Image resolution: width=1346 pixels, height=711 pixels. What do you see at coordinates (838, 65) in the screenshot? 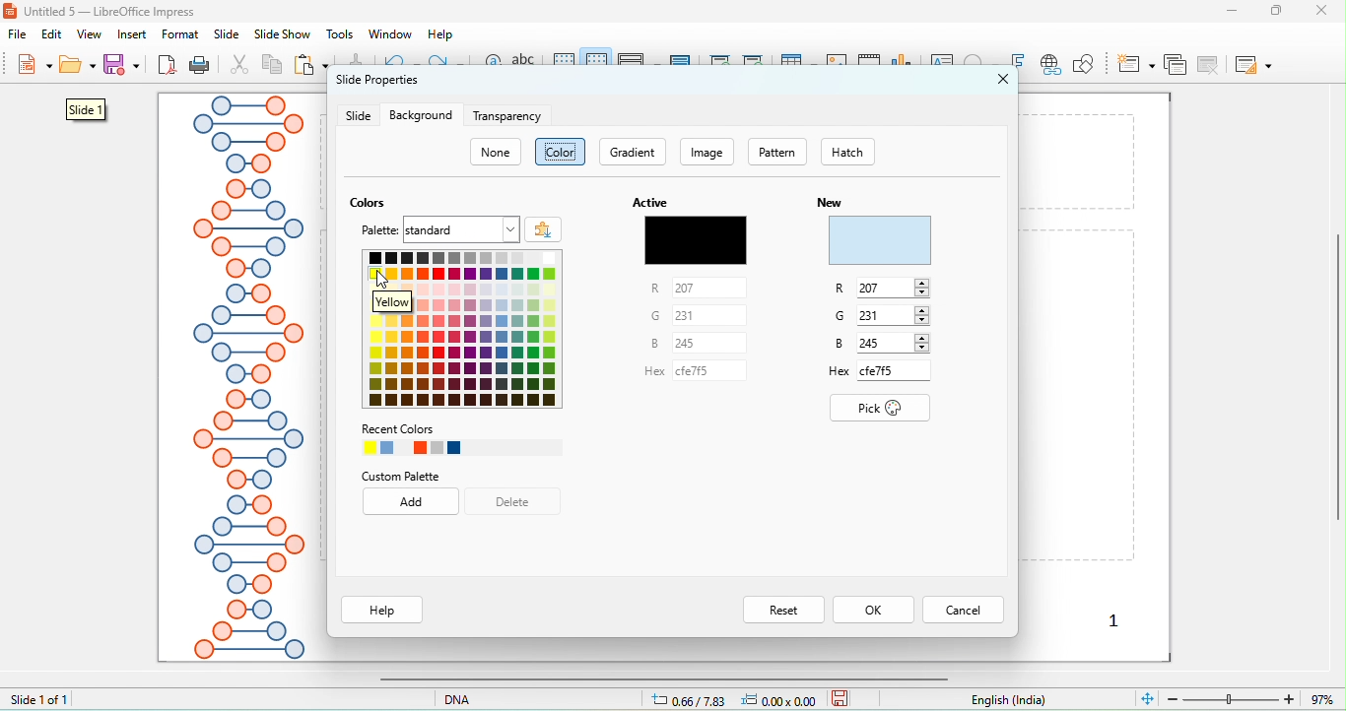
I see `chart` at bounding box center [838, 65].